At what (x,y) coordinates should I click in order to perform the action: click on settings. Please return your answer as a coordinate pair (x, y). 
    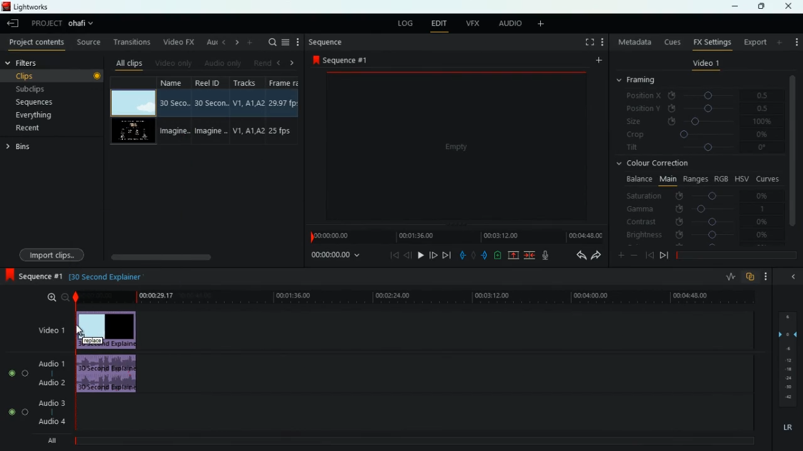
    Looking at the image, I should click on (795, 41).